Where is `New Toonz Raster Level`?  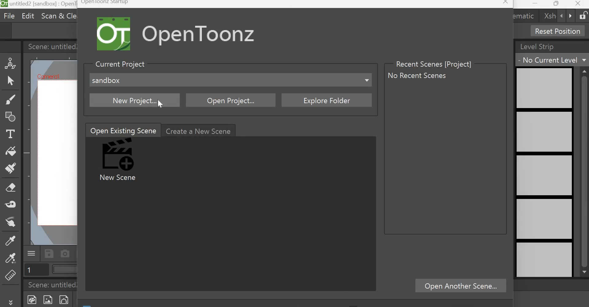
New Toonz Raster Level is located at coordinates (31, 299).